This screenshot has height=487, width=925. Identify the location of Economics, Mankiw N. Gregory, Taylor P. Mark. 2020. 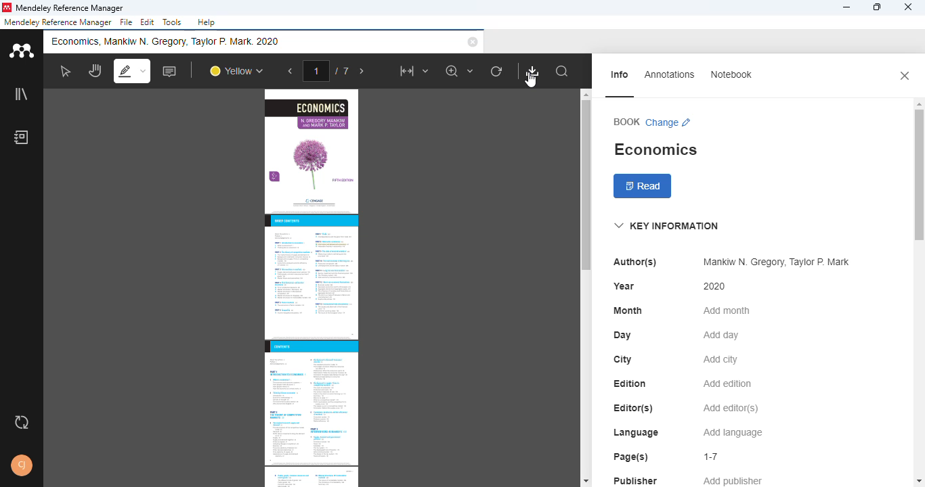
(171, 41).